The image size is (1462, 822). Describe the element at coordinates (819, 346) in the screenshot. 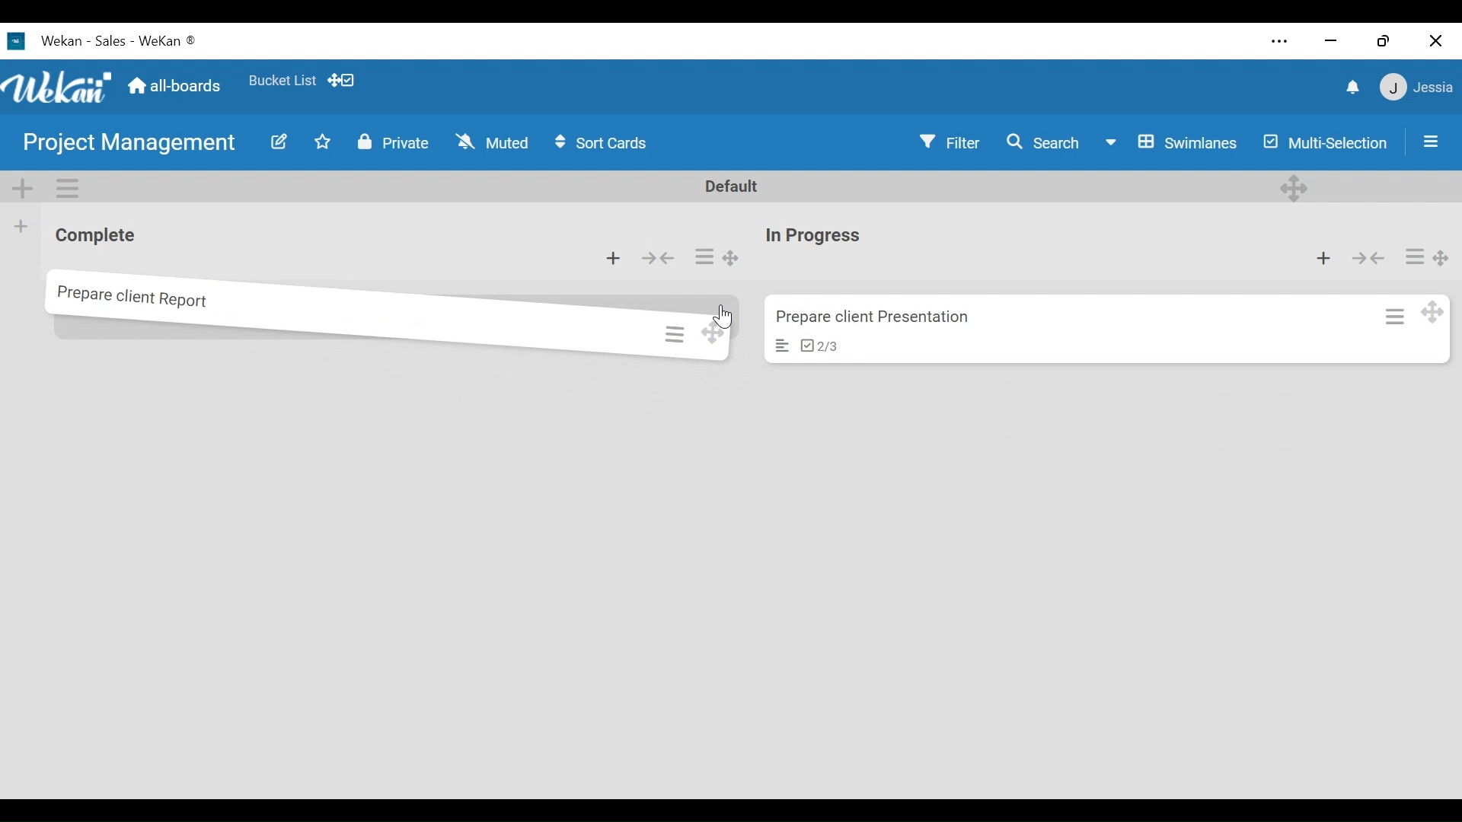

I see `checklist` at that location.